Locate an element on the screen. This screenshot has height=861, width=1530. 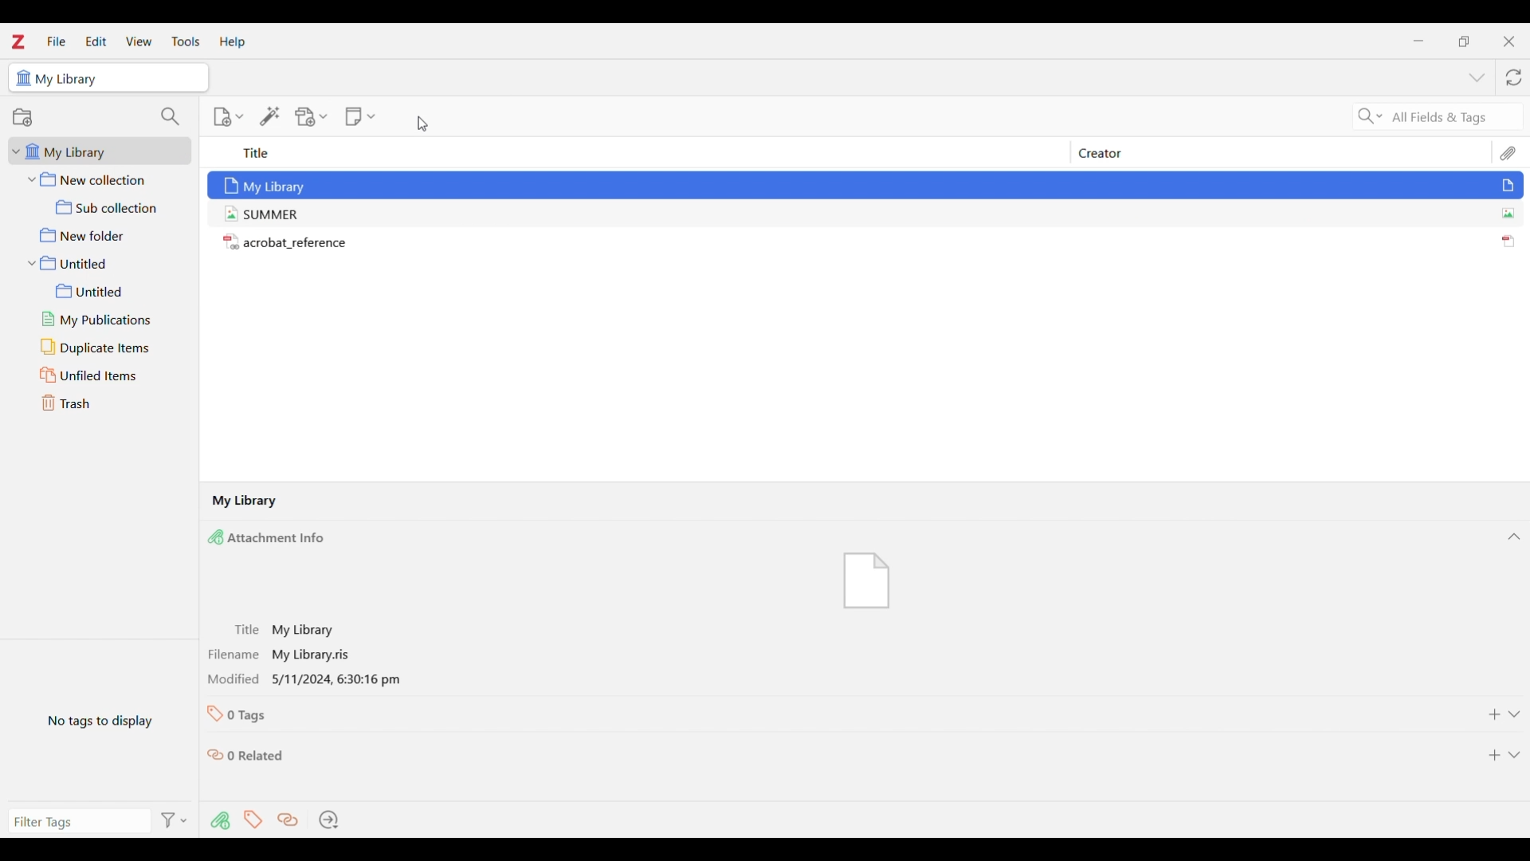
modification date is located at coordinates (308, 680).